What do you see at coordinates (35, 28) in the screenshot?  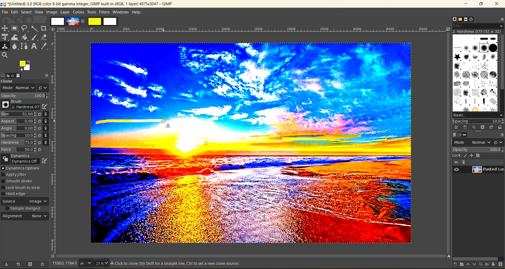 I see `fuzzy text` at bounding box center [35, 28].